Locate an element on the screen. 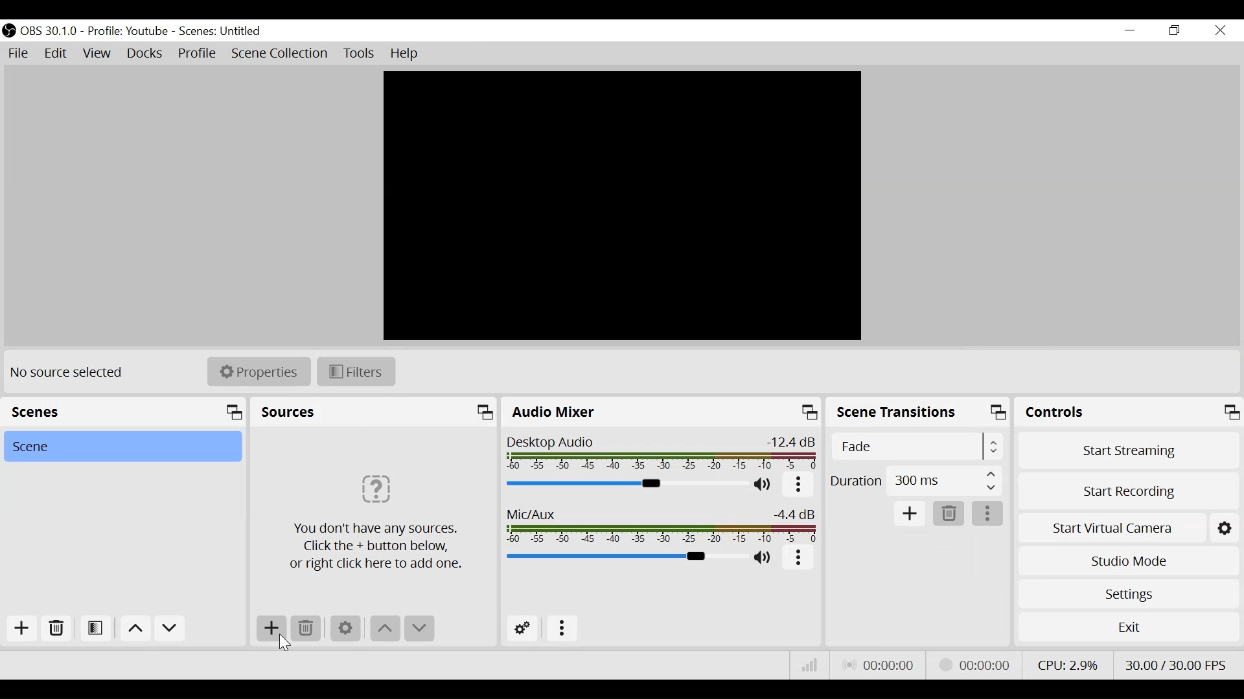 The width and height of the screenshot is (1244, 699). Desktop Audio Slider is located at coordinates (627, 485).